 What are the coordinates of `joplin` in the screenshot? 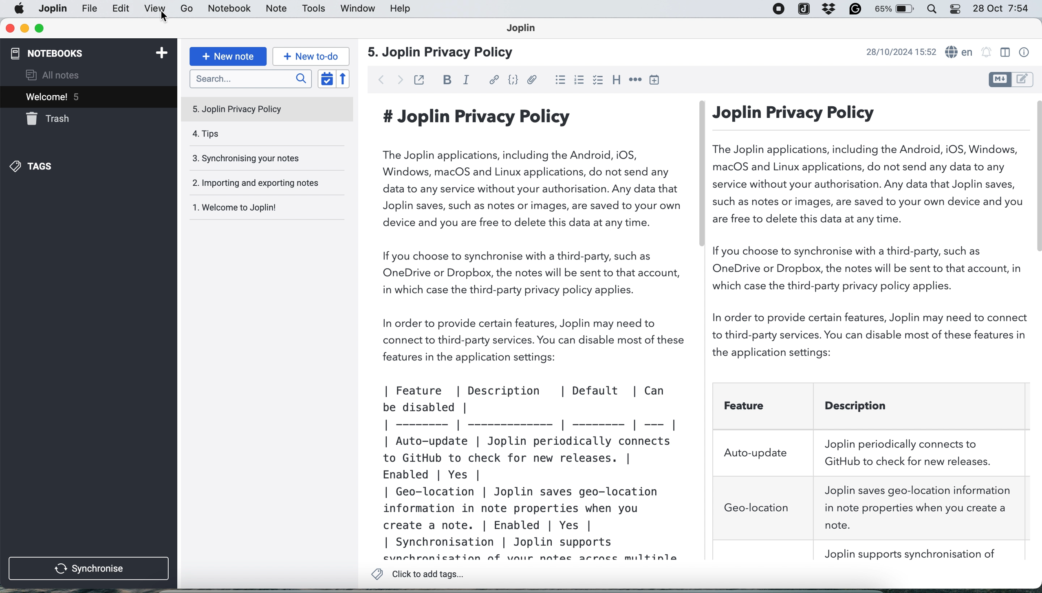 It's located at (804, 9).